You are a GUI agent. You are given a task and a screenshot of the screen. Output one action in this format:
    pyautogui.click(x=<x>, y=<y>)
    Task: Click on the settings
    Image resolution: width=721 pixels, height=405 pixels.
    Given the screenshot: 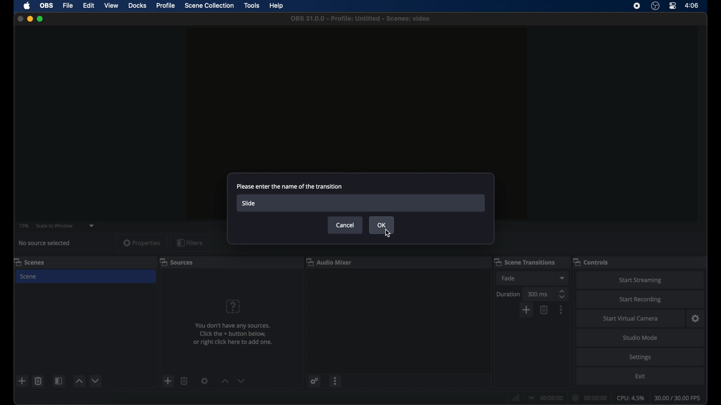 What is the action you would take?
    pyautogui.click(x=640, y=357)
    